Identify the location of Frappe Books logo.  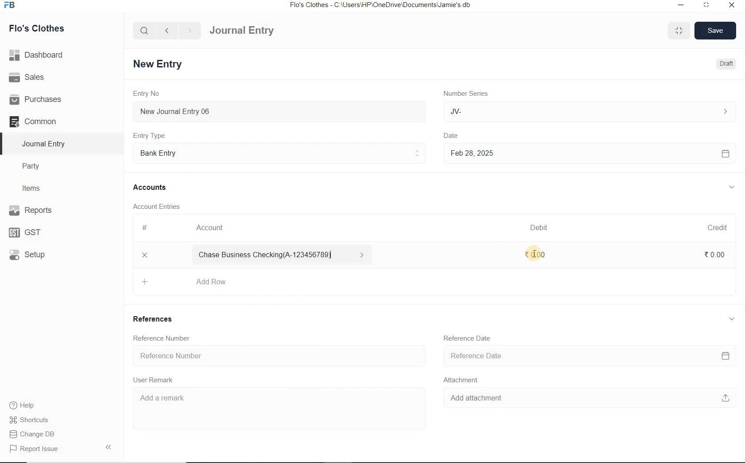
(12, 6).